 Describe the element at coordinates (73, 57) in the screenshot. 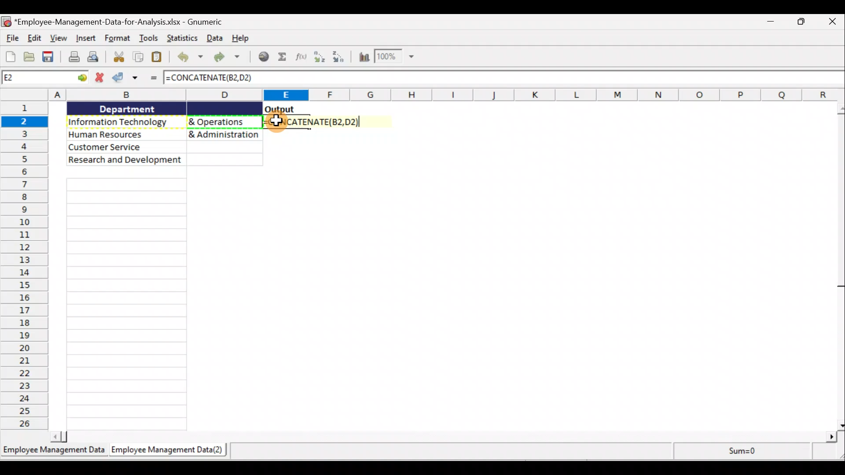

I see `Print the current file` at that location.